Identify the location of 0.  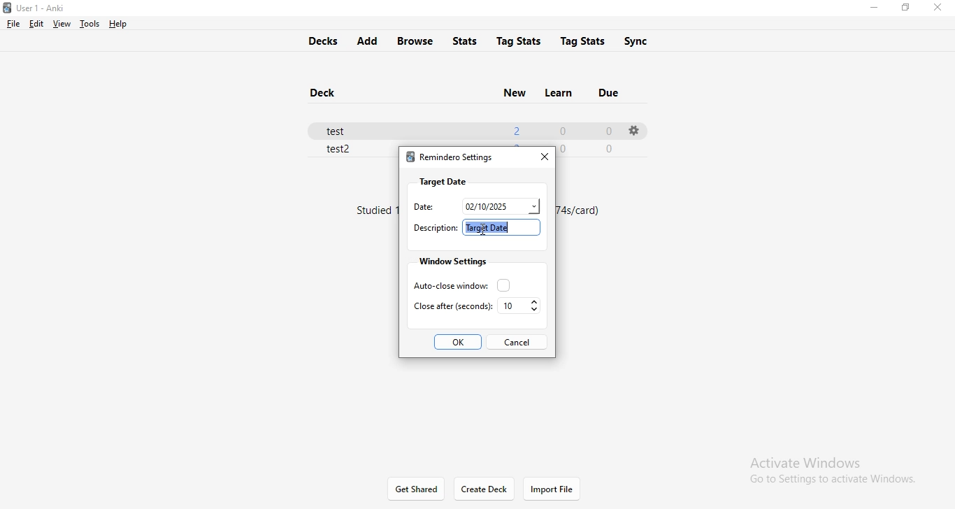
(611, 148).